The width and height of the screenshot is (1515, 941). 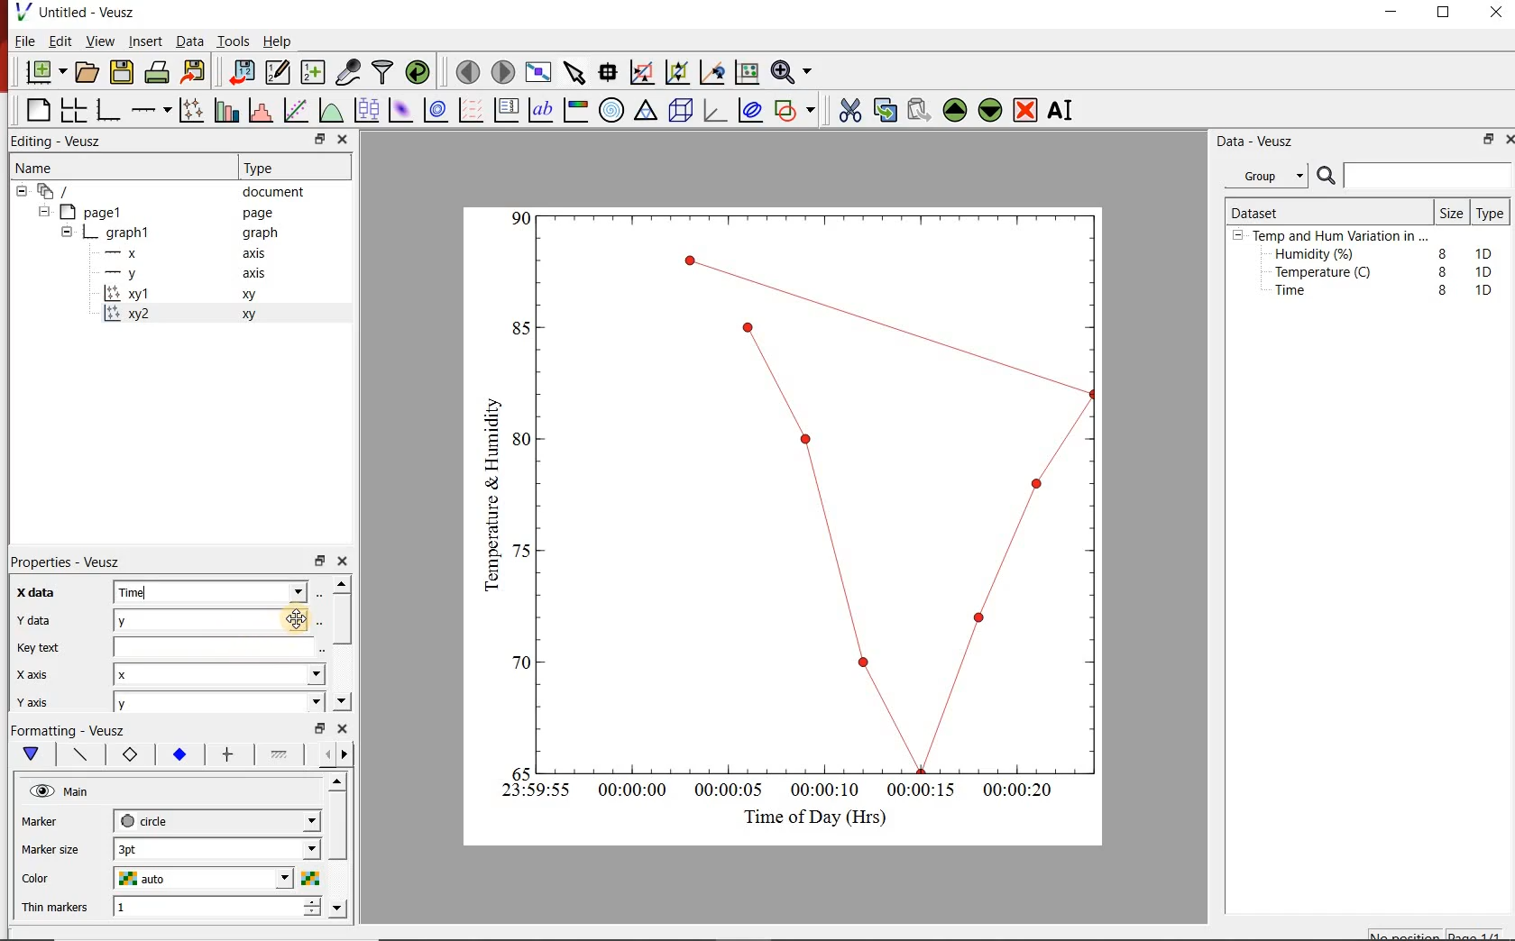 I want to click on scroll bar, so click(x=344, y=641).